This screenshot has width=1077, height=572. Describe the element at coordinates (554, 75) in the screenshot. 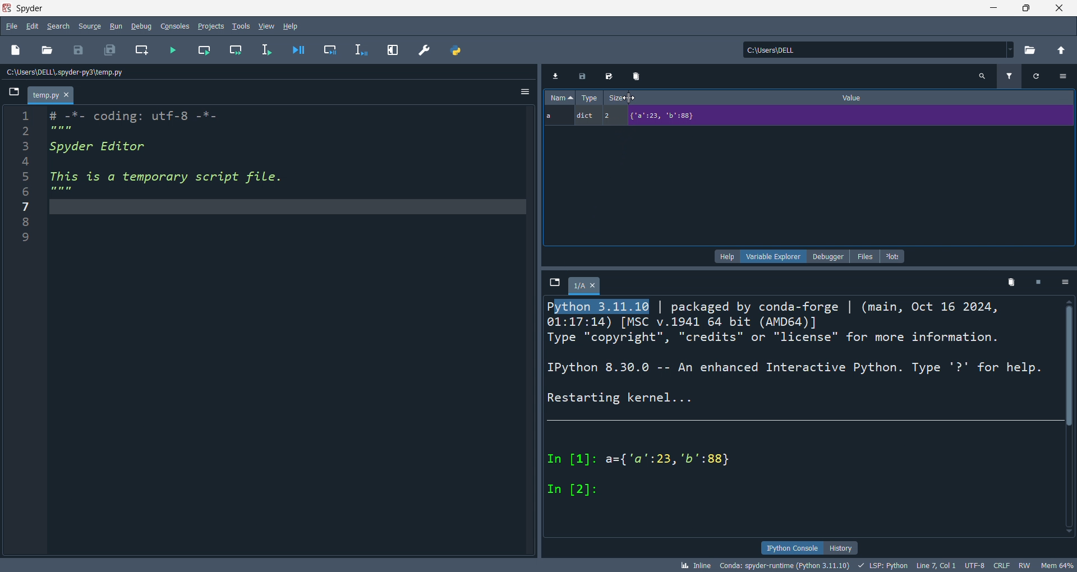

I see `import data` at that location.